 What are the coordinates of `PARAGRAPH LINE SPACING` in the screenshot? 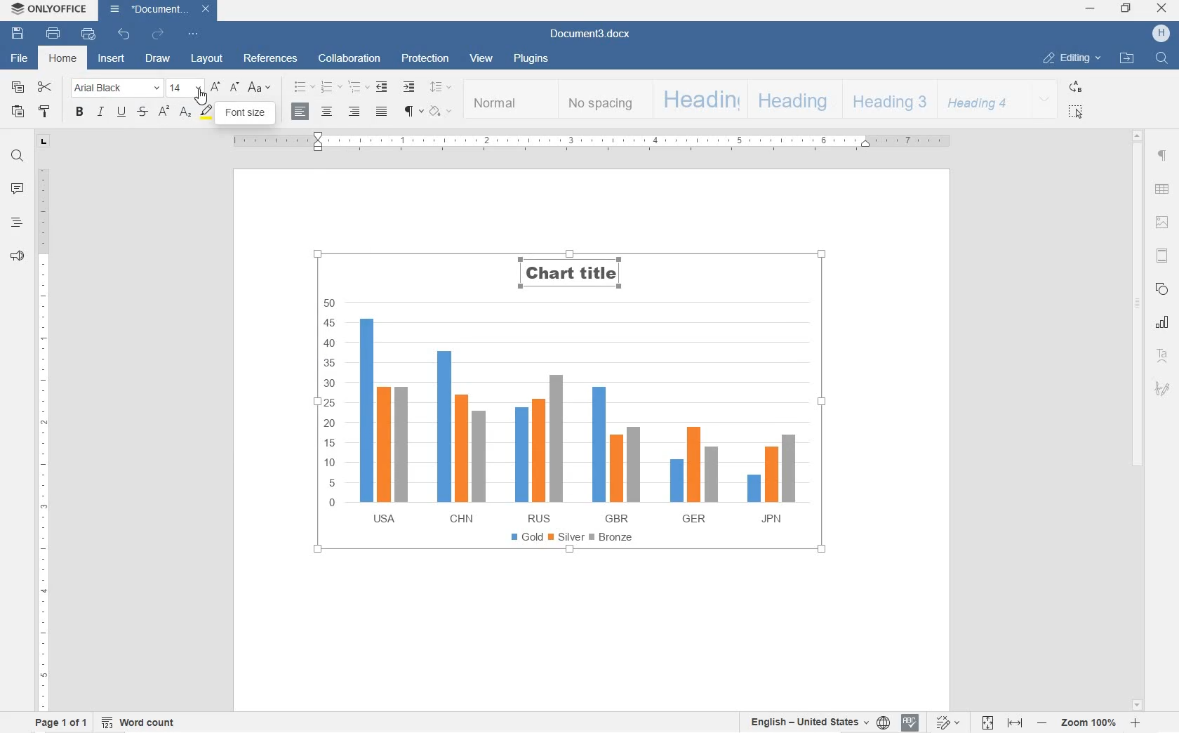 It's located at (440, 88).